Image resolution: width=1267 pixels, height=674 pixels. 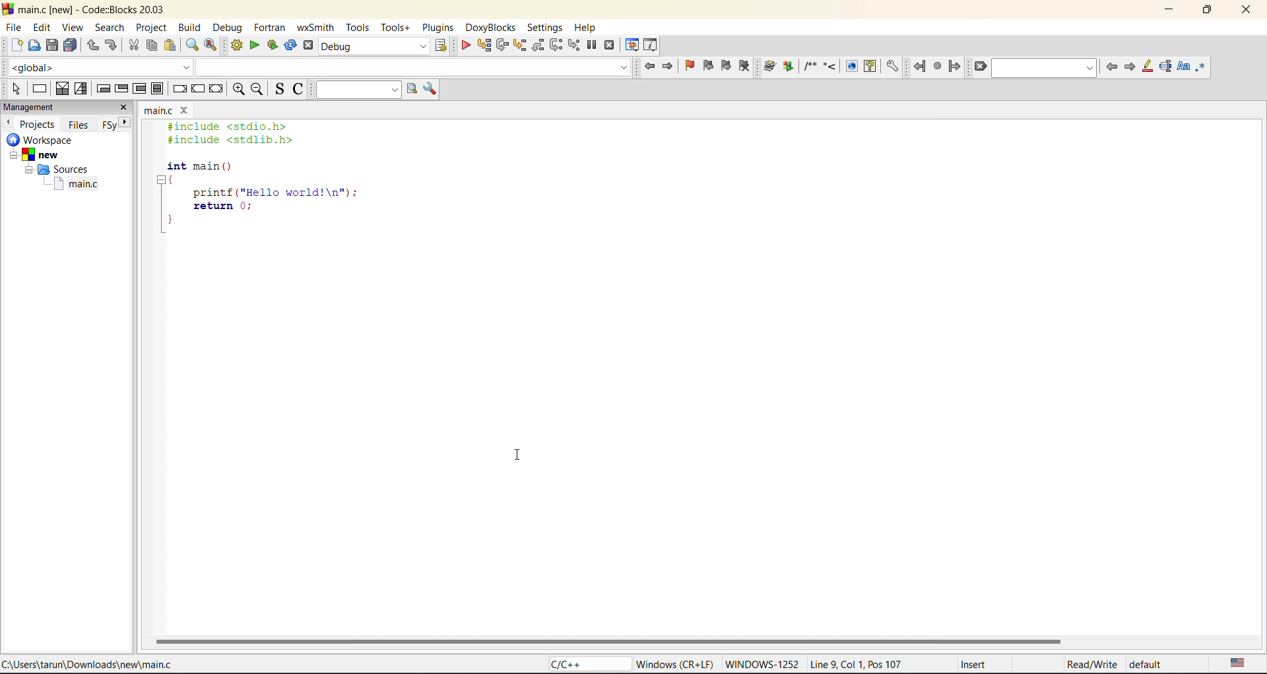 I want to click on files, so click(x=79, y=124).